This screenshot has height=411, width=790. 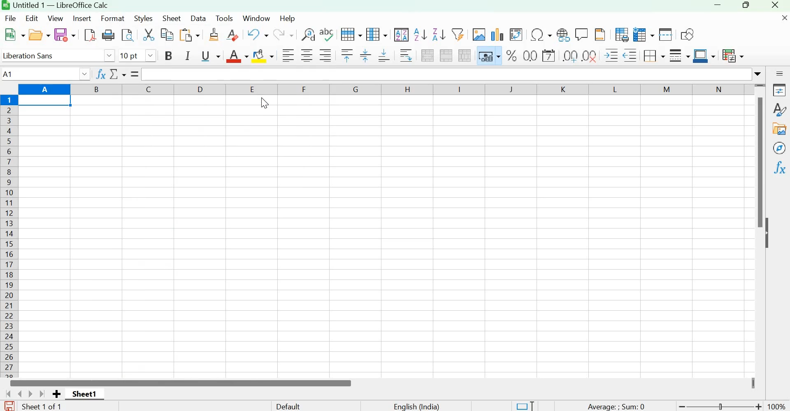 I want to click on Redo, so click(x=283, y=35).